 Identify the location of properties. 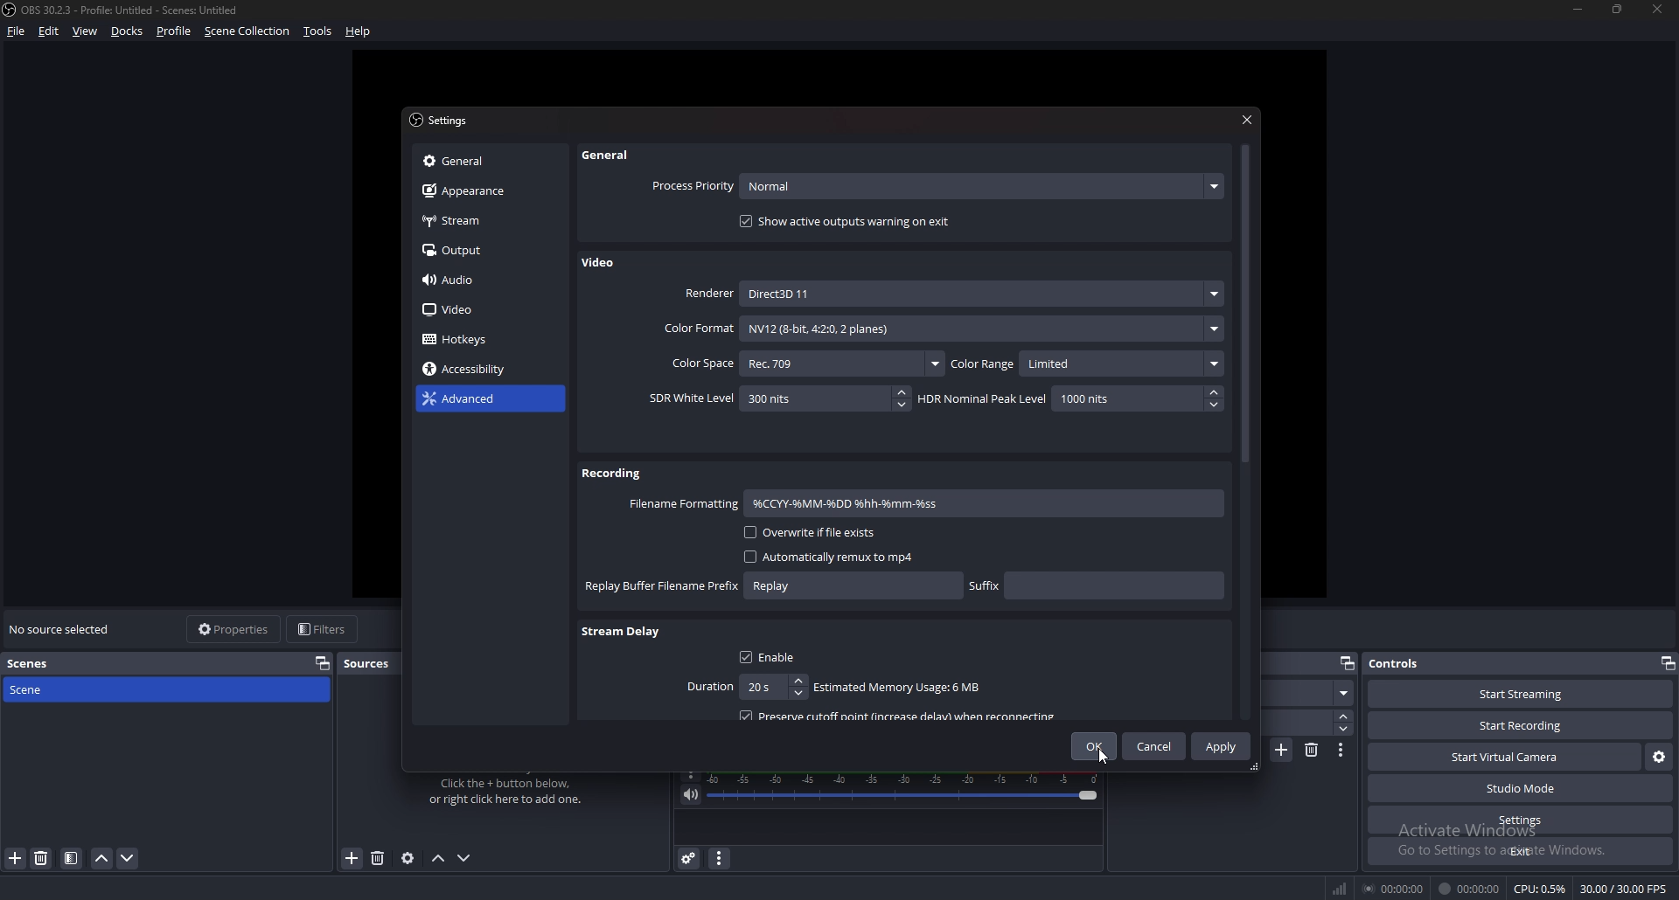
(234, 628).